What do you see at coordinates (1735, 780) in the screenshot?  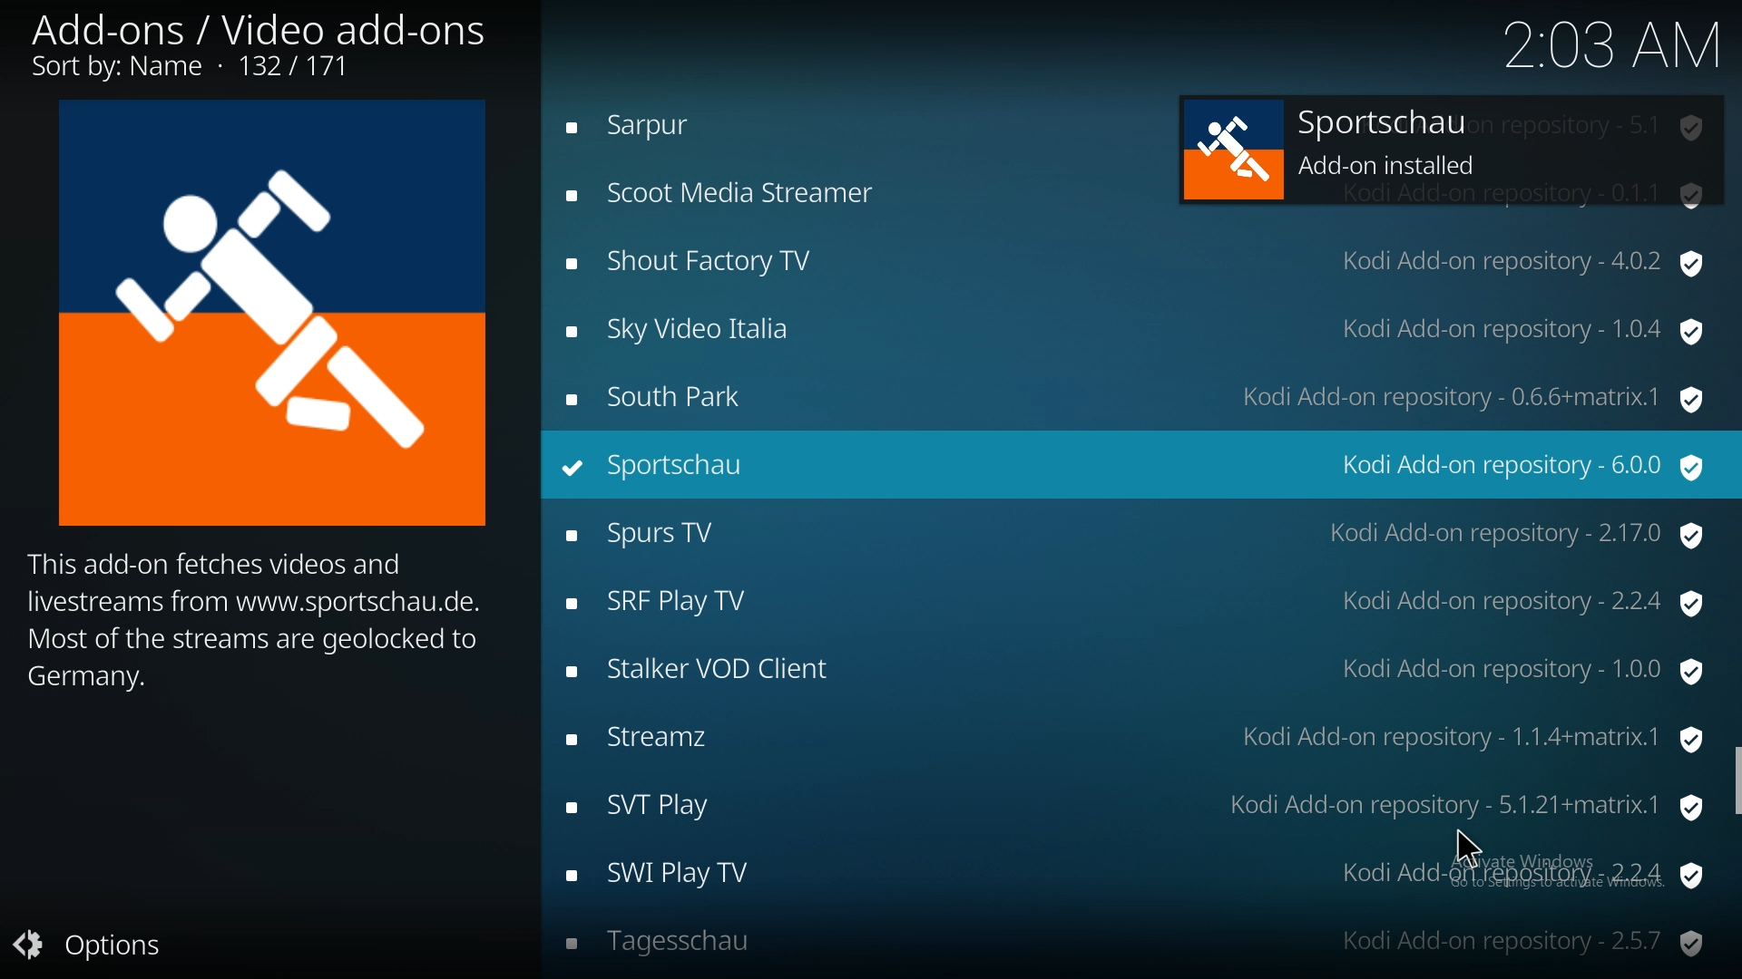 I see `scroll bar` at bounding box center [1735, 780].